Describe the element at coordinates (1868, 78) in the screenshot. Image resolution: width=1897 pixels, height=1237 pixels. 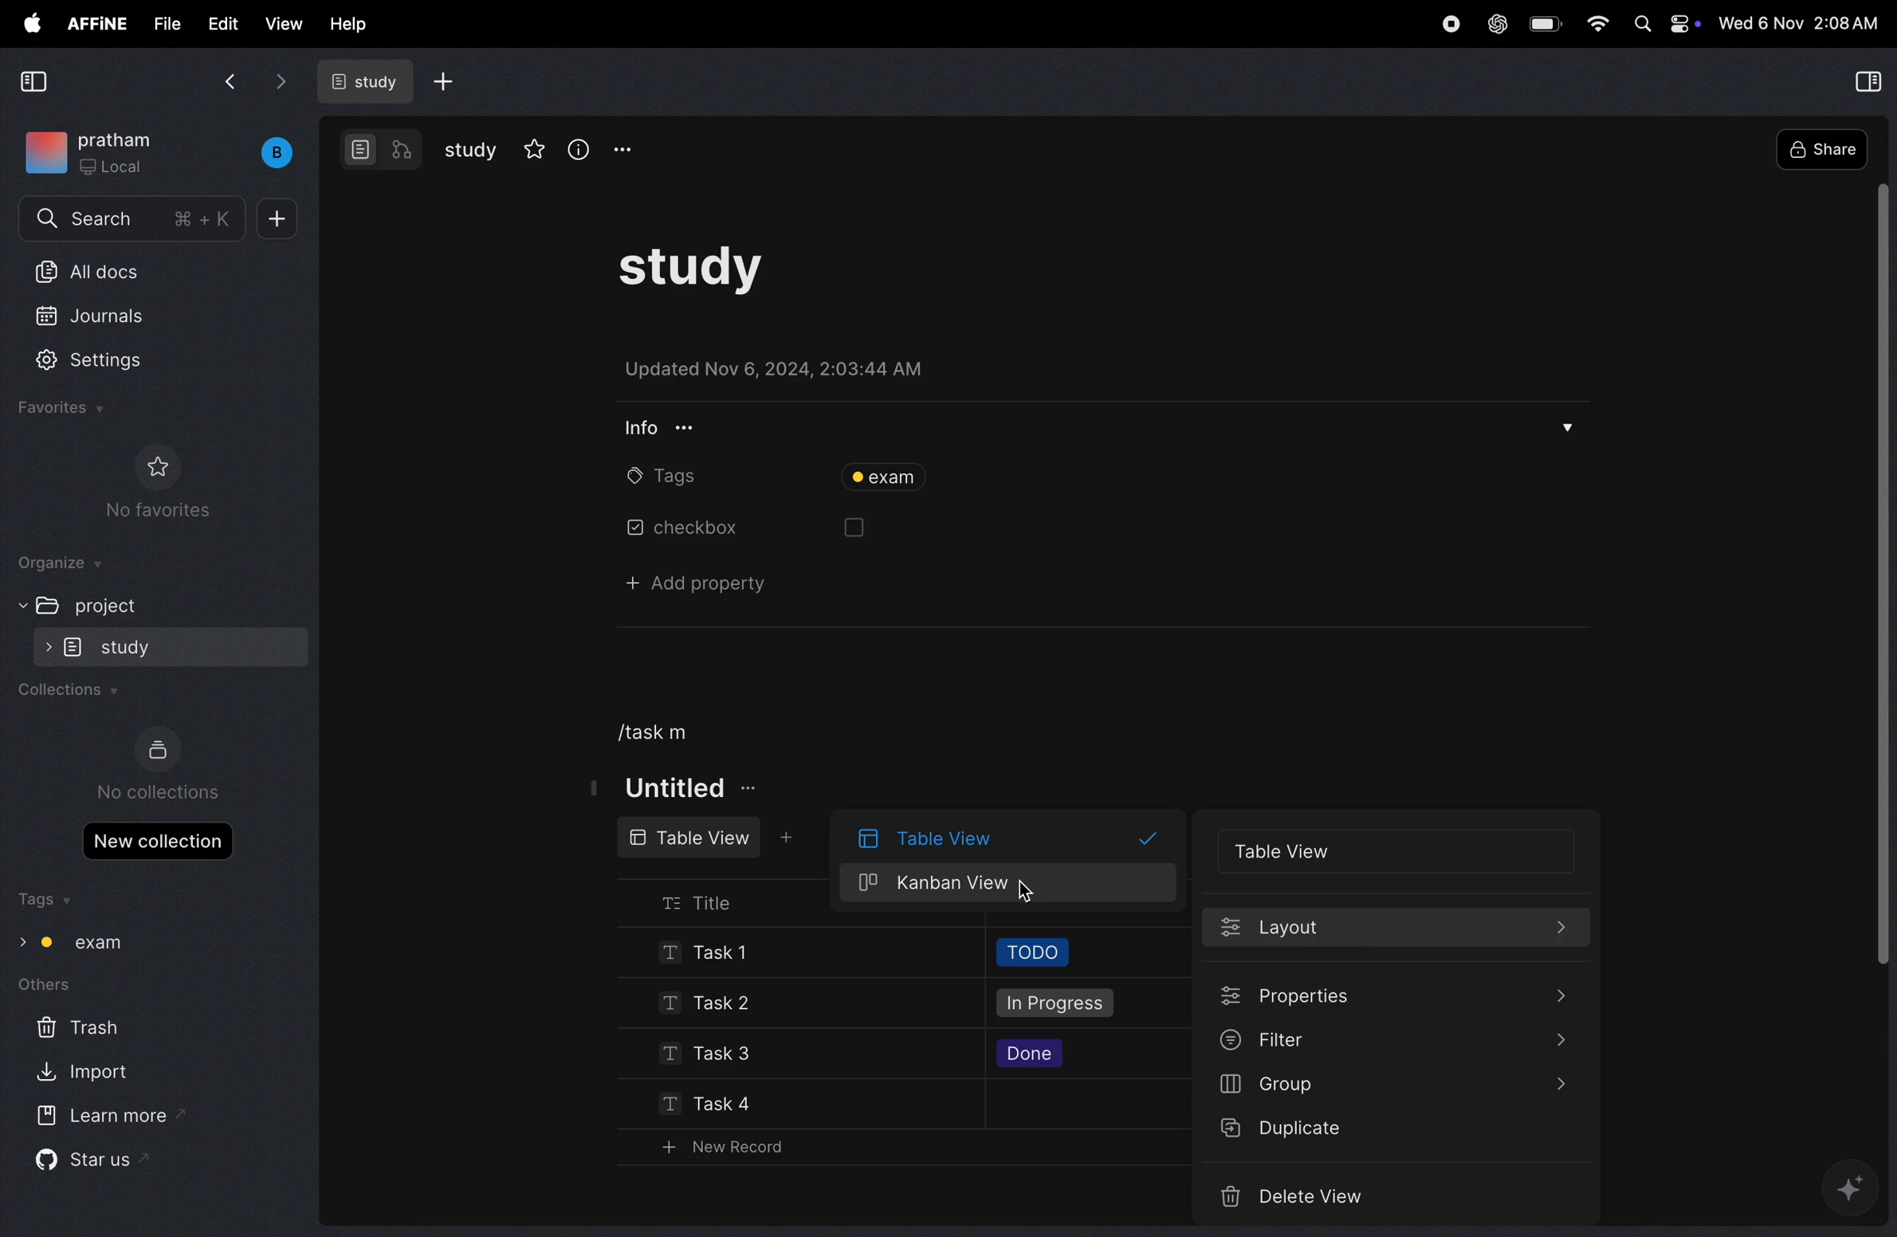
I see `collapse view` at that location.